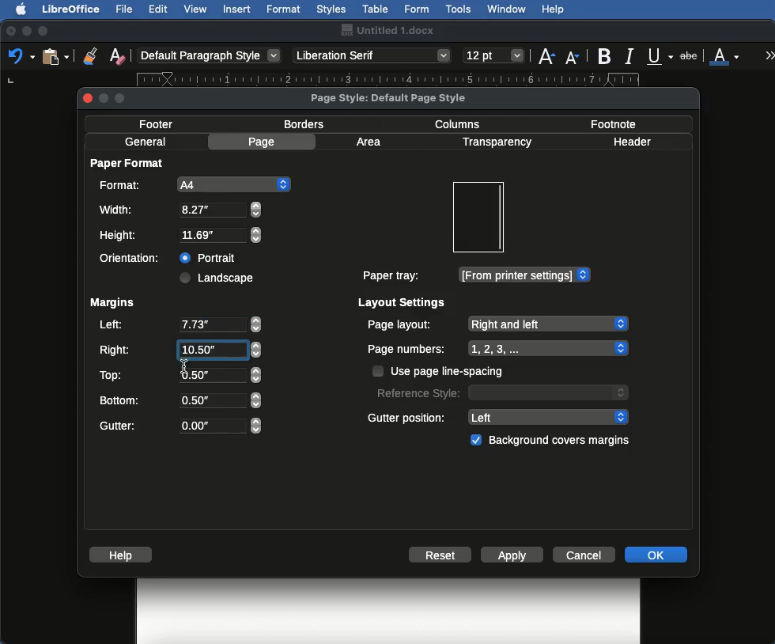 The height and width of the screenshot is (644, 775). I want to click on Left, so click(179, 326).